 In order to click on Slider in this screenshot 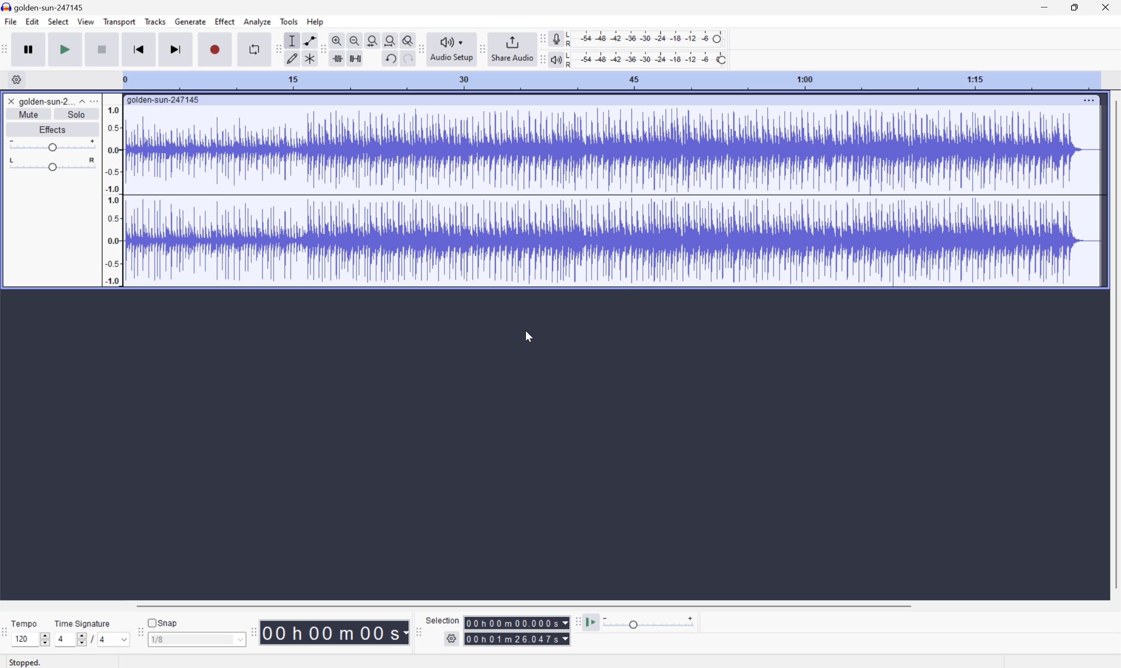, I will do `click(45, 639)`.